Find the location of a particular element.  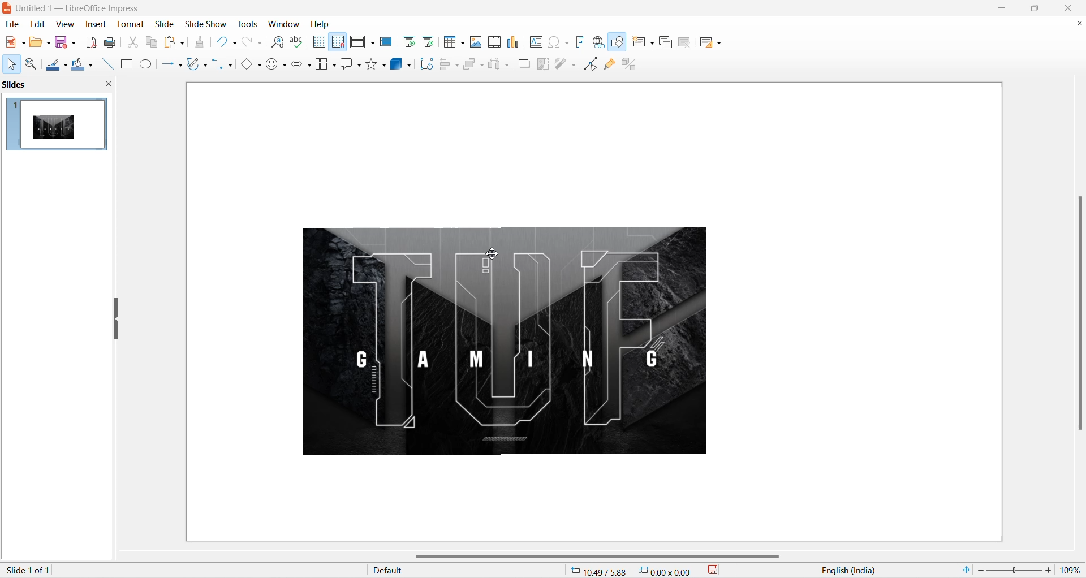

new file is located at coordinates (11, 42).